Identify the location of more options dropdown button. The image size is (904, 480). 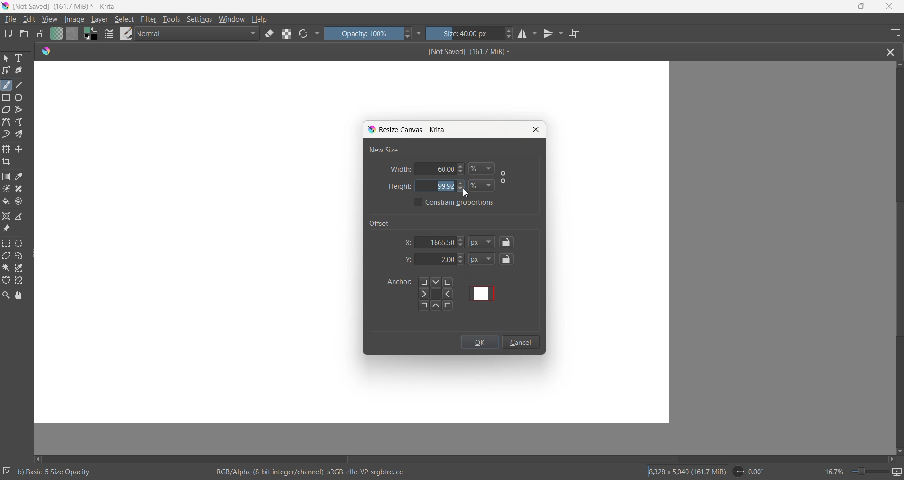
(317, 34).